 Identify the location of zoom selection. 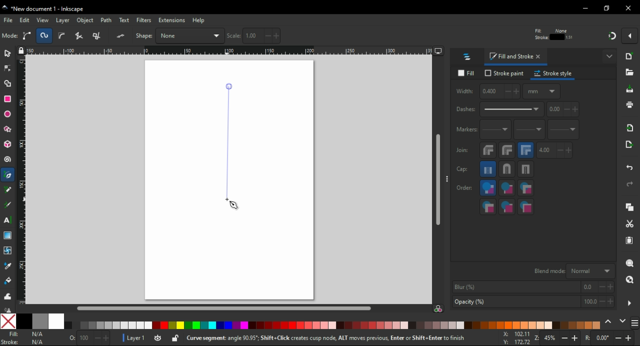
(630, 263).